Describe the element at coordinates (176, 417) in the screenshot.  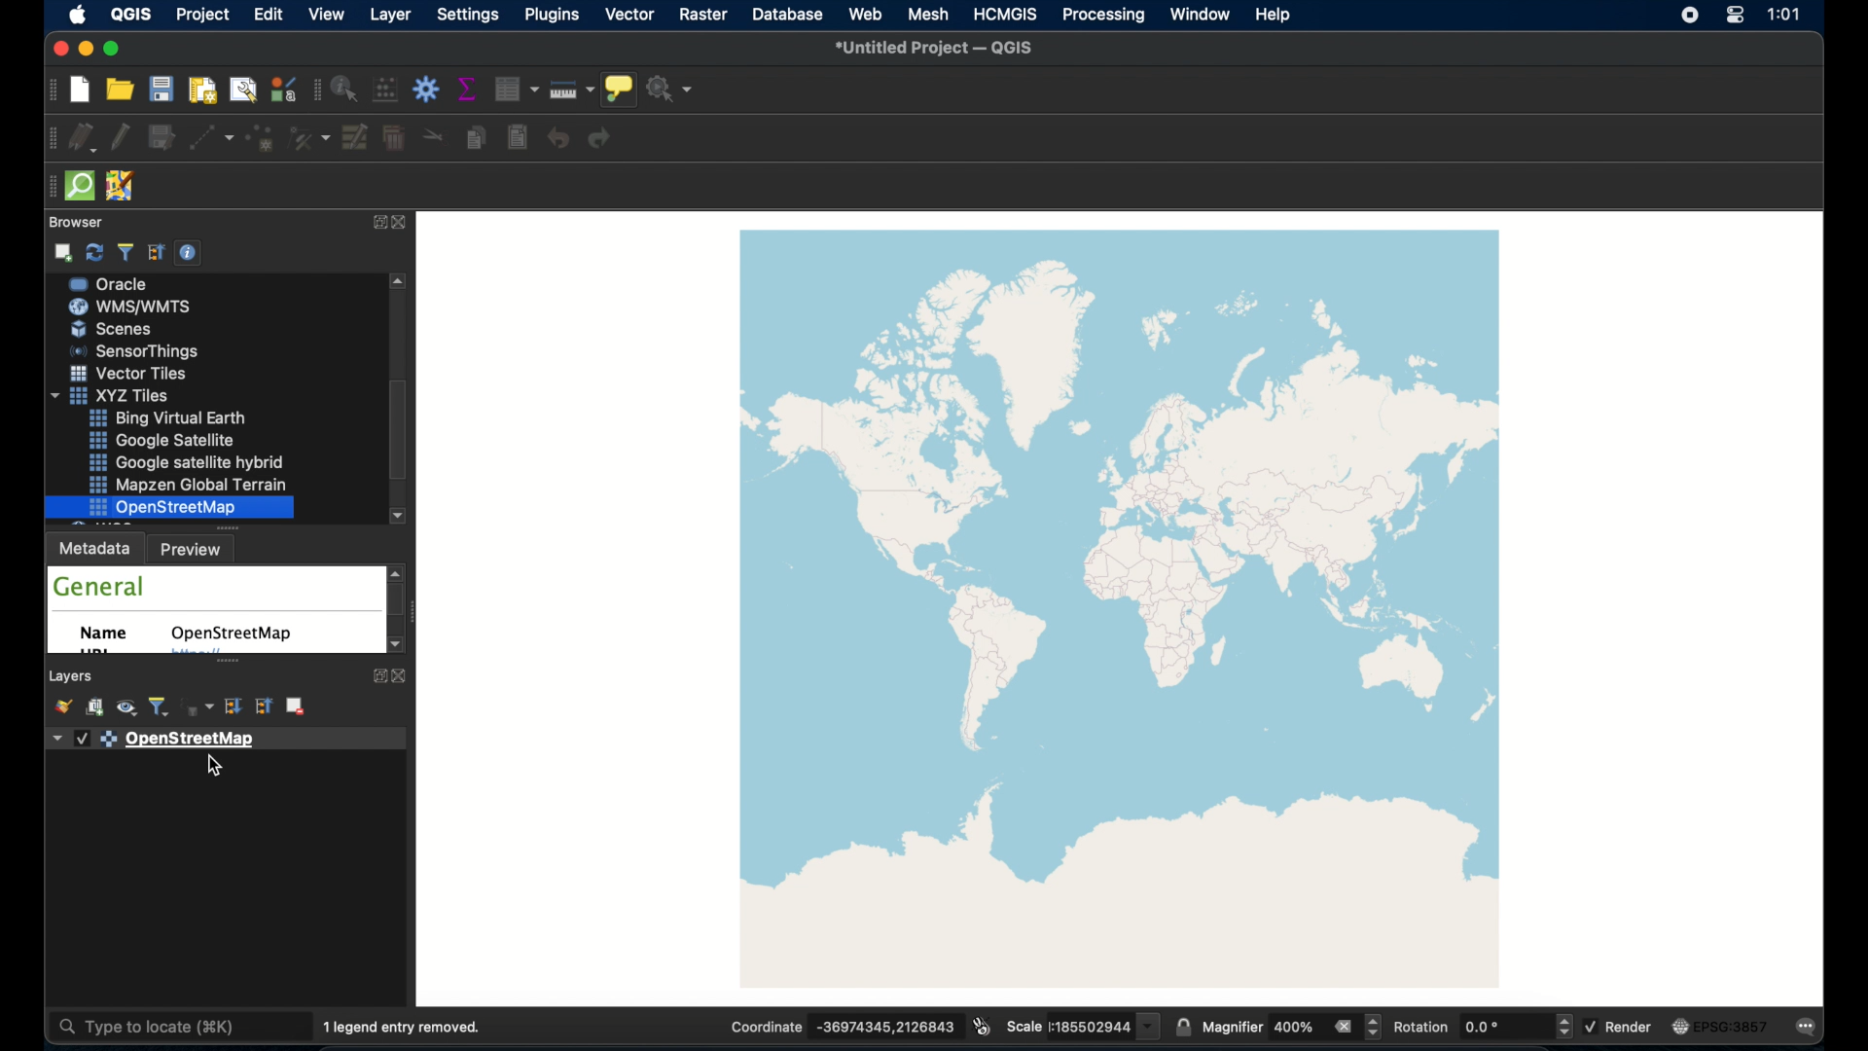
I see `sensor things` at that location.